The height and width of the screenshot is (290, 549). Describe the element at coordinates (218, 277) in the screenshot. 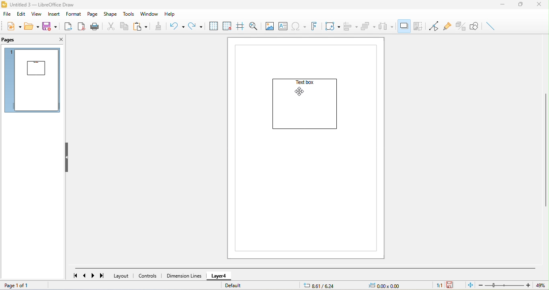

I see `layer 4` at that location.